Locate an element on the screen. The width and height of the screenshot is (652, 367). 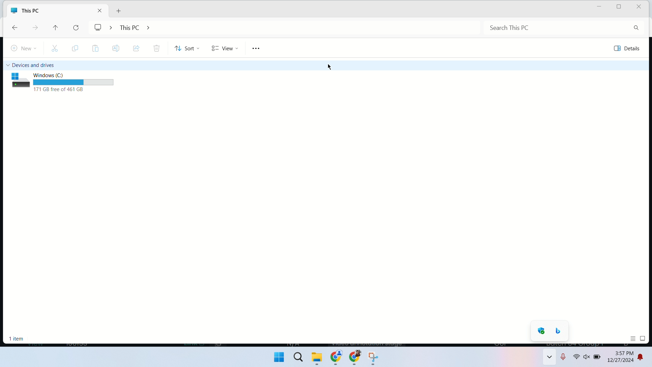
notifications is located at coordinates (645, 359).